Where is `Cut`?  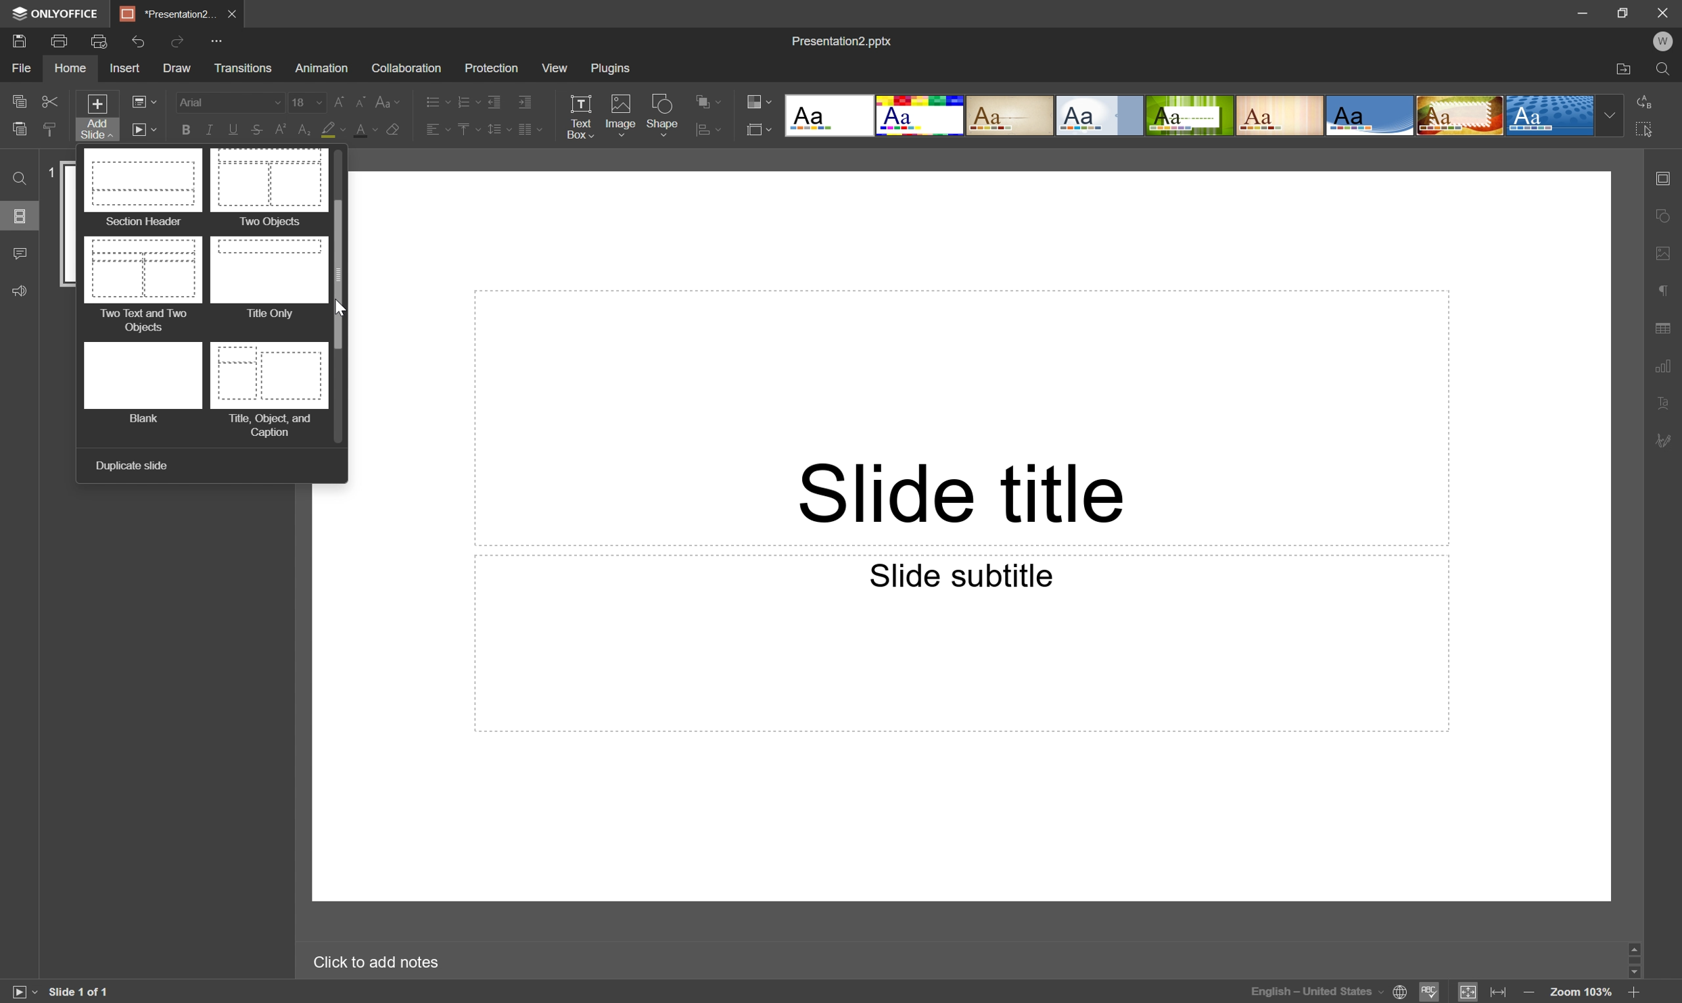
Cut is located at coordinates (51, 102).